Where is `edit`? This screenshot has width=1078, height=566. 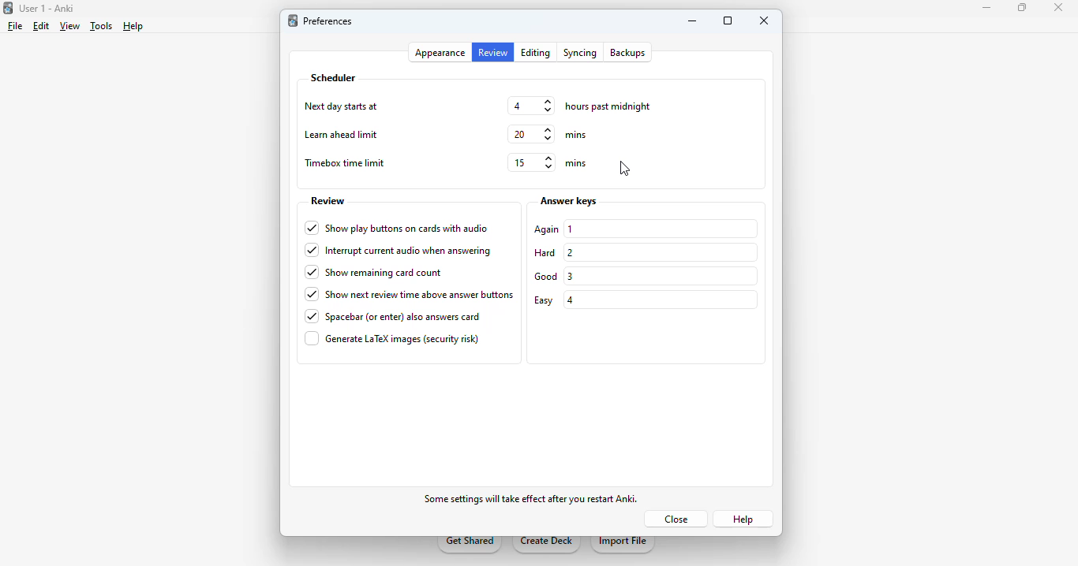 edit is located at coordinates (43, 26).